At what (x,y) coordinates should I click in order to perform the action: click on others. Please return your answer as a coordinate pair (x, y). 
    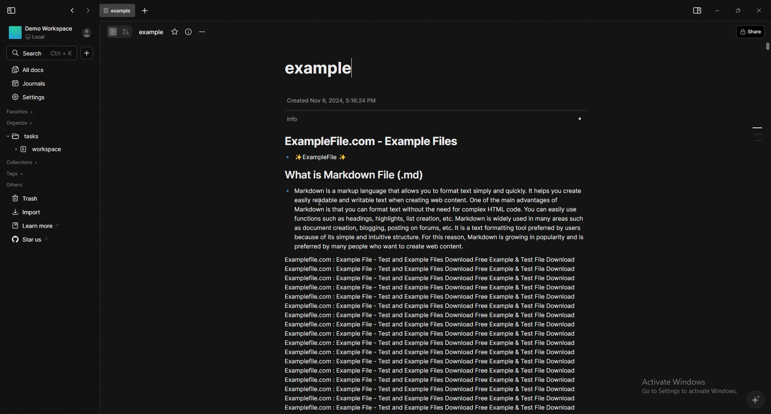
    Looking at the image, I should click on (45, 185).